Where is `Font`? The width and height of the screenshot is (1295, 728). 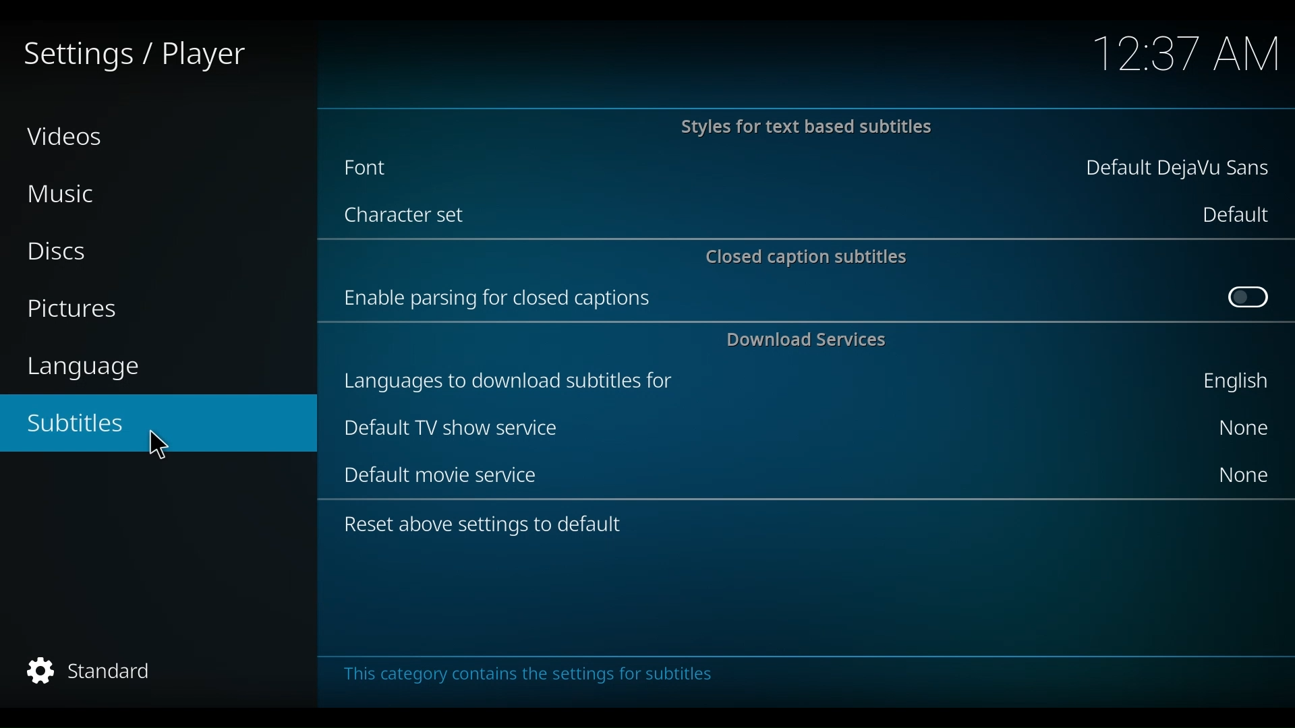 Font is located at coordinates (382, 167).